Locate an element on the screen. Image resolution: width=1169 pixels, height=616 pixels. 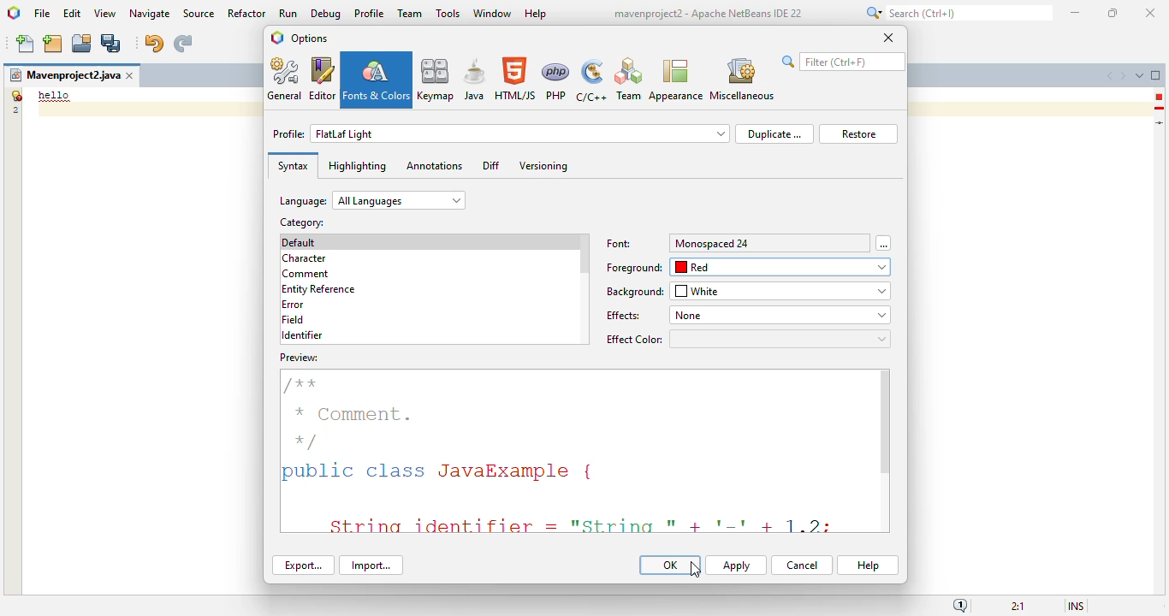
white is located at coordinates (781, 291).